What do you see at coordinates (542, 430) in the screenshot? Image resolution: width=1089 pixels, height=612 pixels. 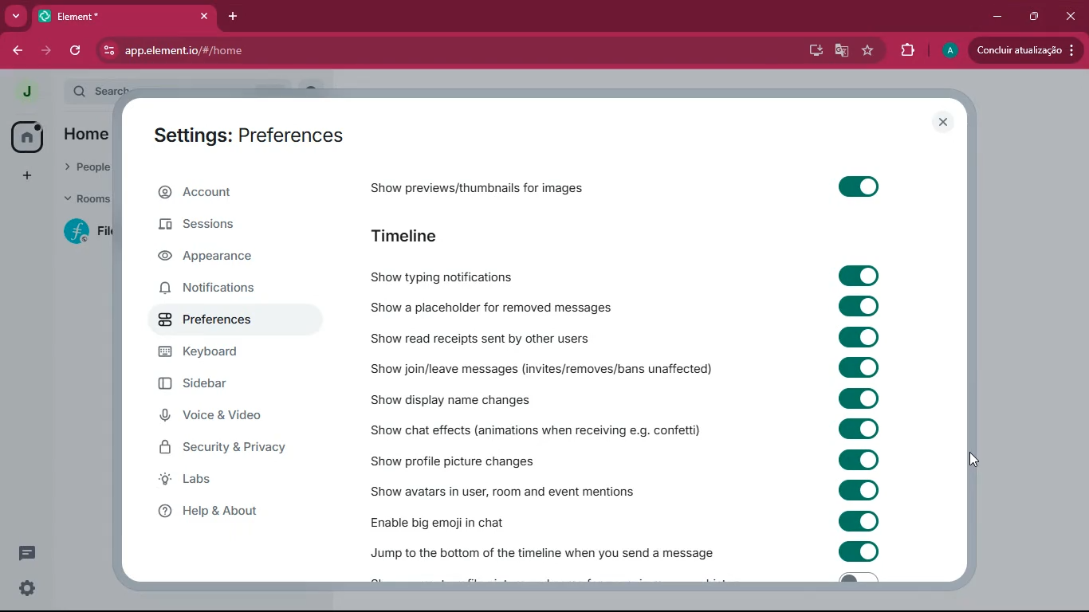 I see `show chat effects (animations when receiving e.g. confetti)` at bounding box center [542, 430].